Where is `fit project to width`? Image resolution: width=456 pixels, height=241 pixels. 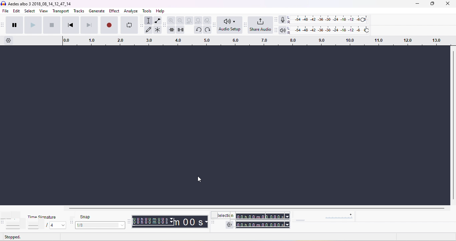 fit project to width is located at coordinates (199, 21).